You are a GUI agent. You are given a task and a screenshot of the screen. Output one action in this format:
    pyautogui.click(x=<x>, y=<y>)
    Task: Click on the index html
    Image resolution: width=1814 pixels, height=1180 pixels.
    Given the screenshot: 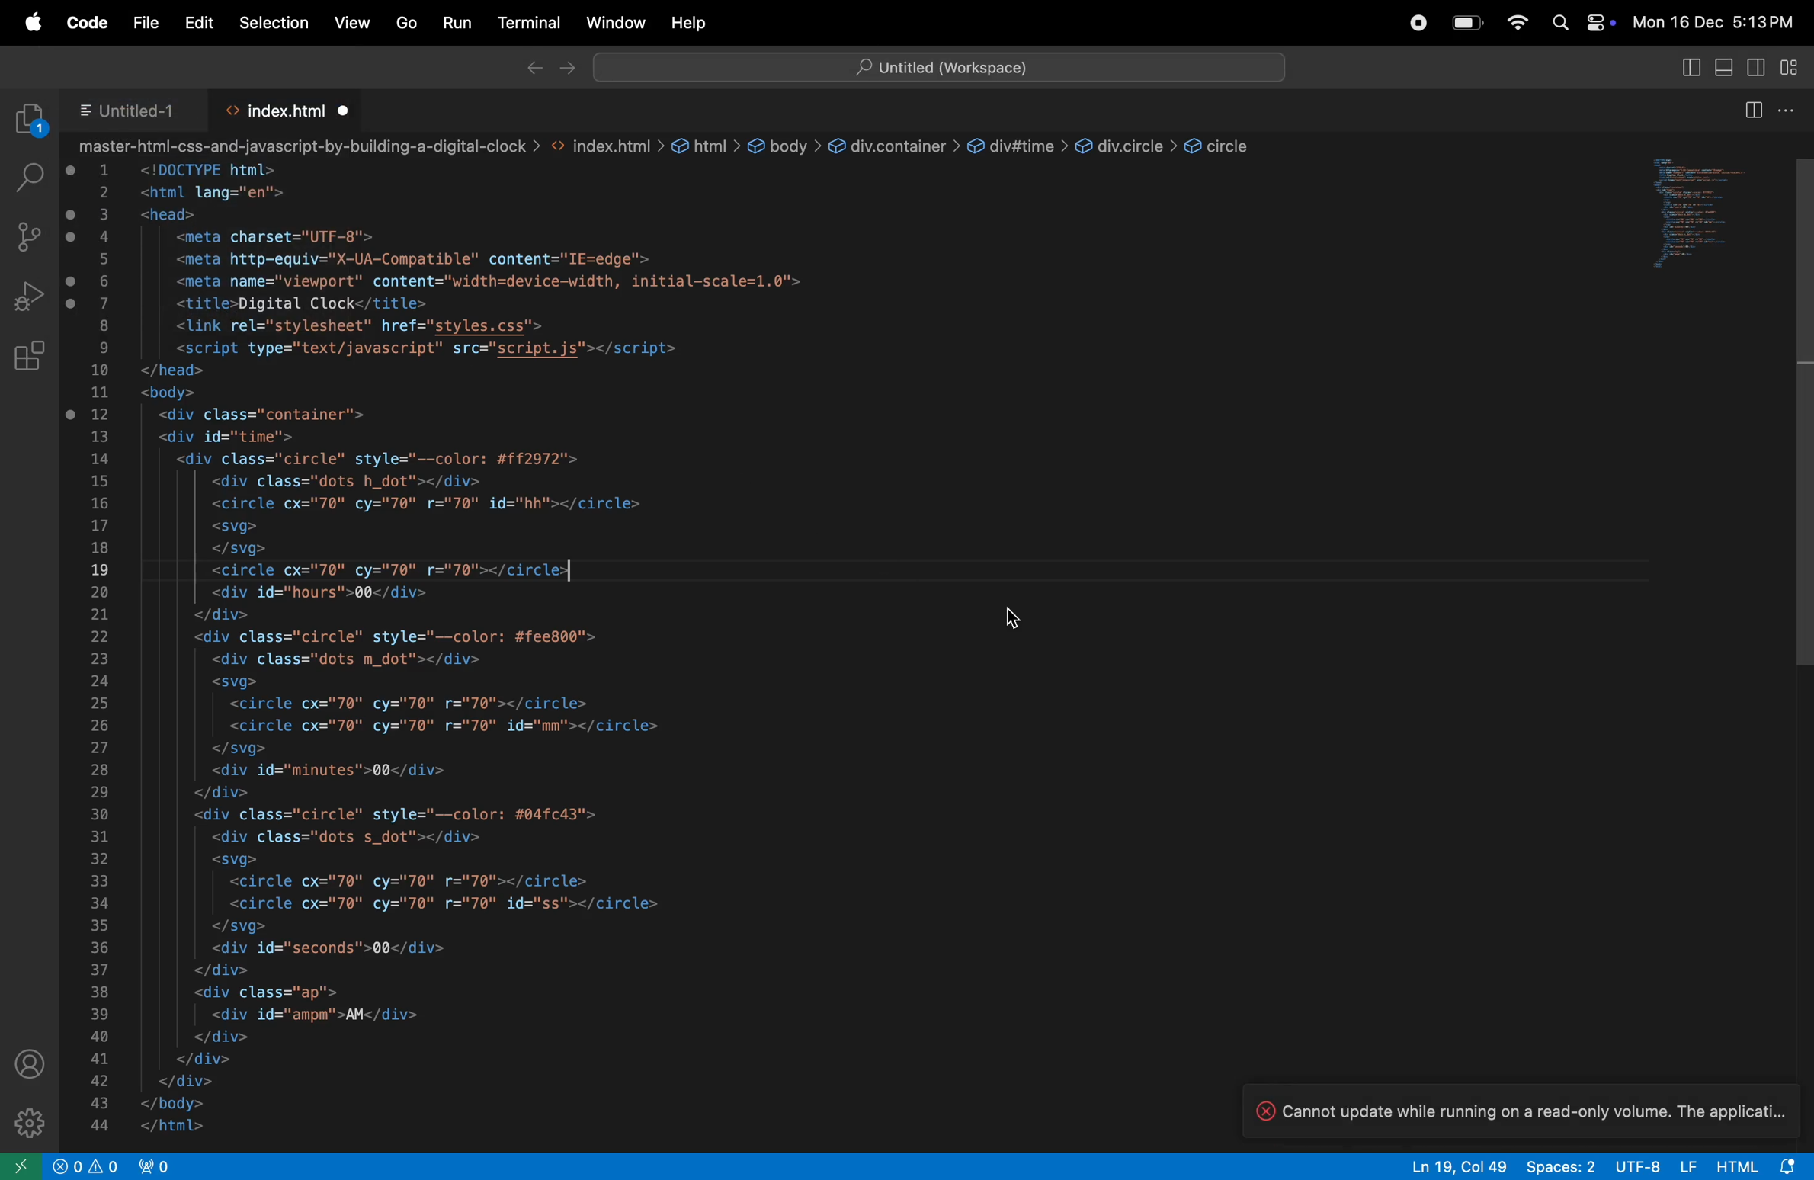 What is the action you would take?
    pyautogui.click(x=290, y=107)
    